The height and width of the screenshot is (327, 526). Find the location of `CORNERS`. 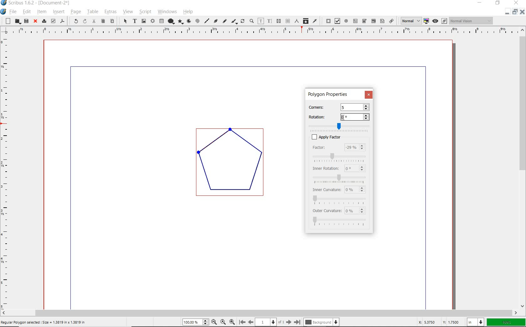

CORNERS is located at coordinates (321, 106).